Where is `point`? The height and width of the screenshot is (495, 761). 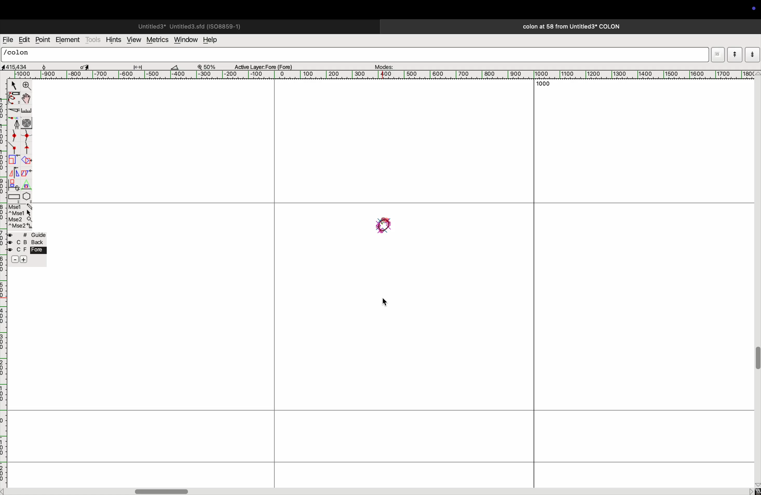 point is located at coordinates (44, 40).